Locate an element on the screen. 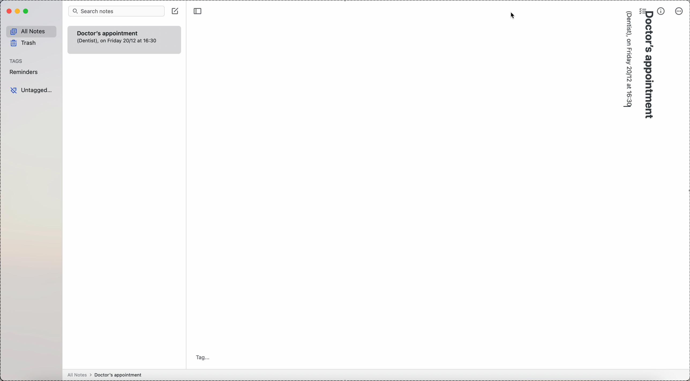  tags is located at coordinates (16, 61).